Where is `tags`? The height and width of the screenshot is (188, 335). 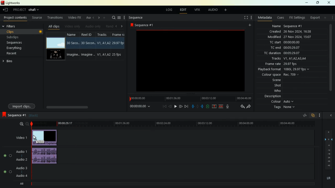 tags is located at coordinates (283, 108).